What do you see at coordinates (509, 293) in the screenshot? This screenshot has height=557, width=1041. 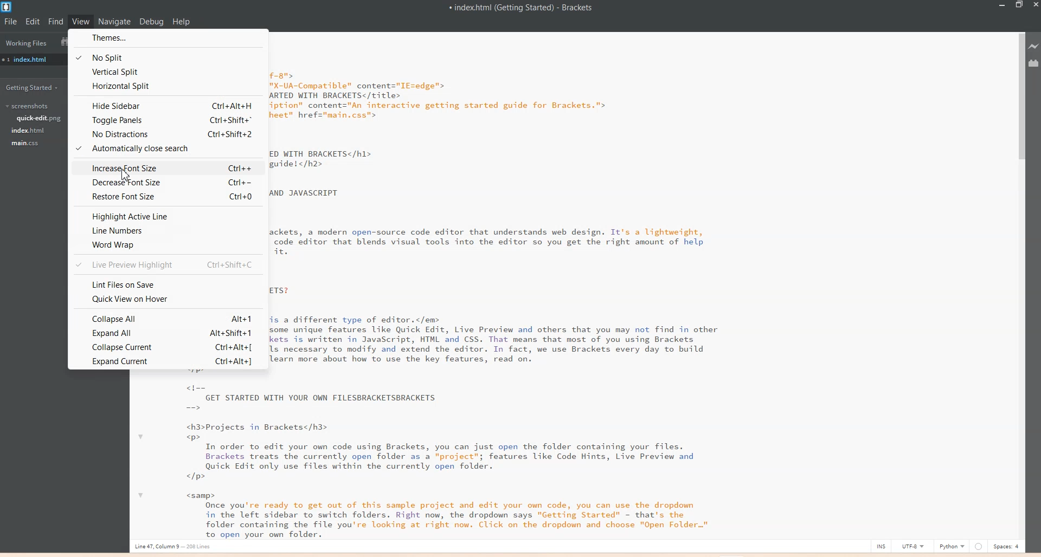 I see `Text 2` at bounding box center [509, 293].